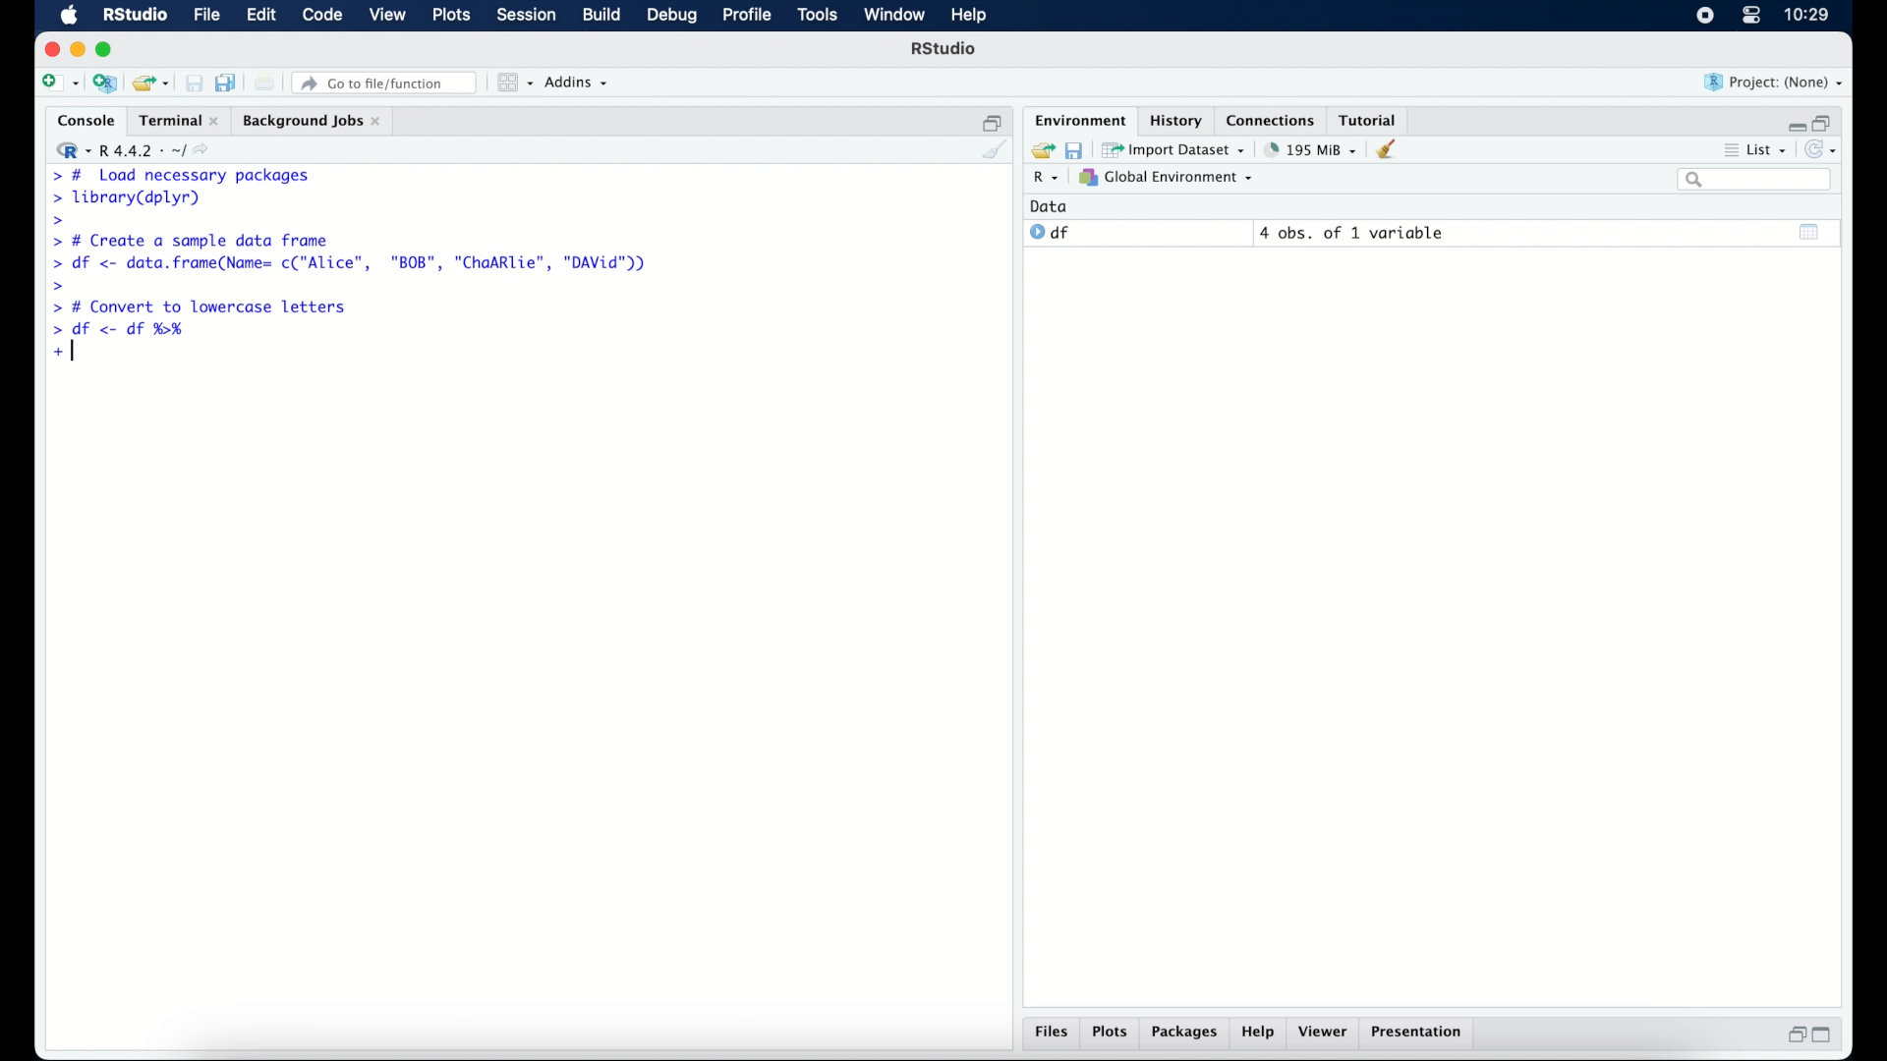 This screenshot has width=1887, height=1061. Describe the element at coordinates (195, 240) in the screenshot. I see `> # Create a sample data frame]` at that location.